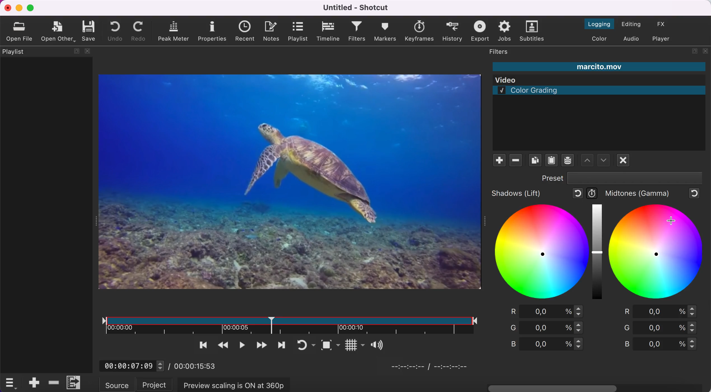  Describe the element at coordinates (706, 53) in the screenshot. I see `close` at that location.